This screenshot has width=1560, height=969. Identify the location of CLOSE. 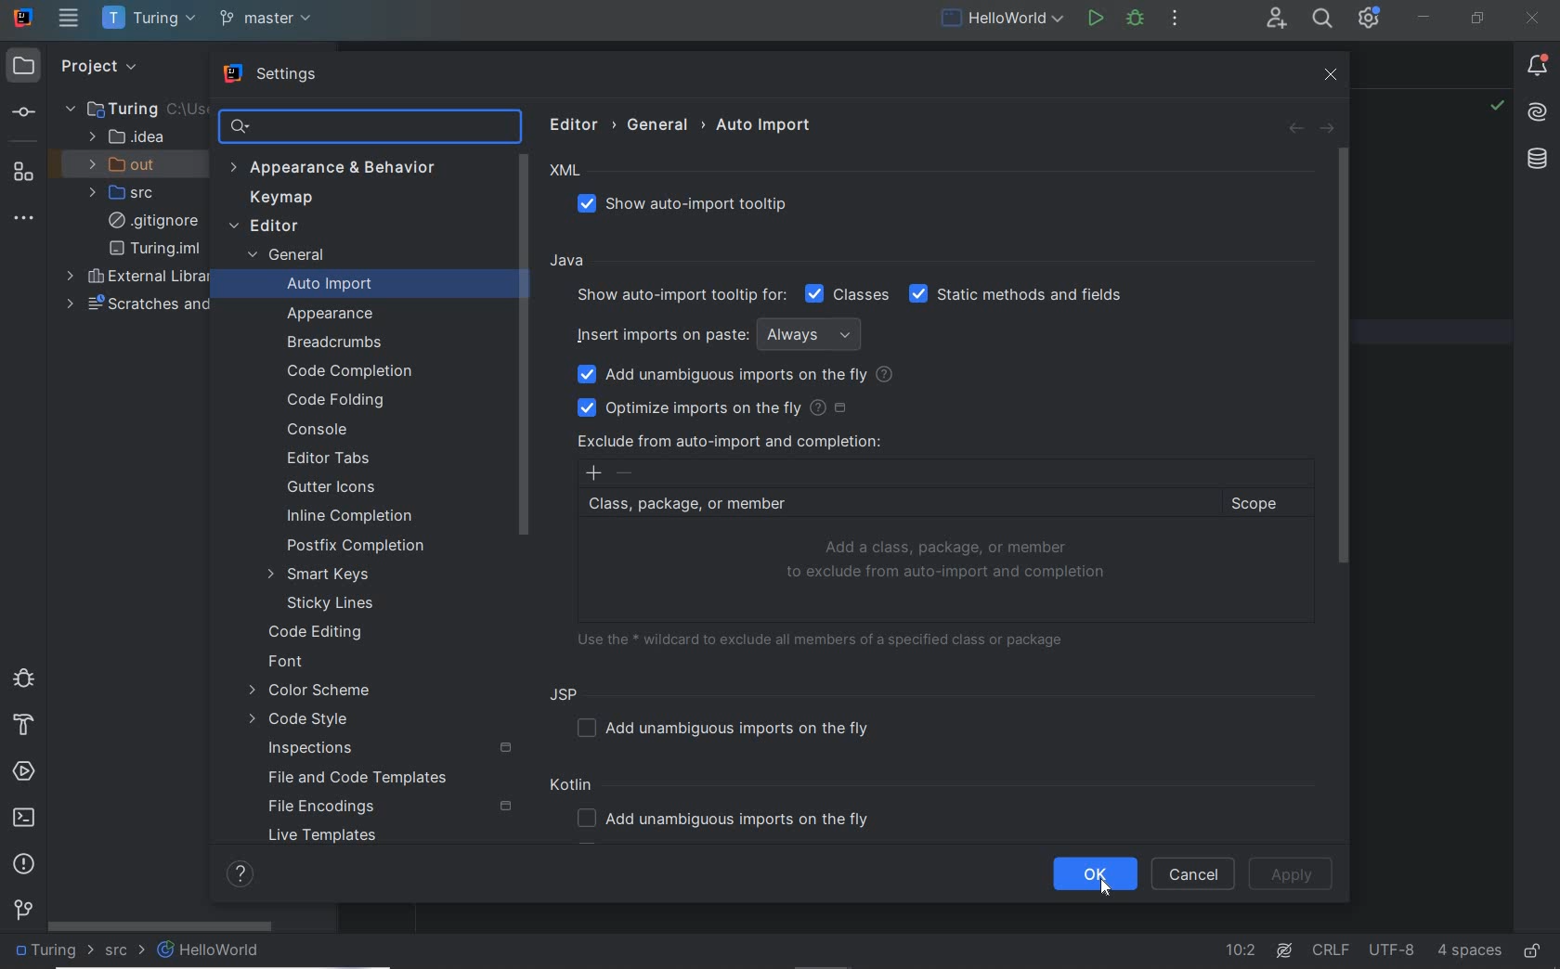
(1530, 19).